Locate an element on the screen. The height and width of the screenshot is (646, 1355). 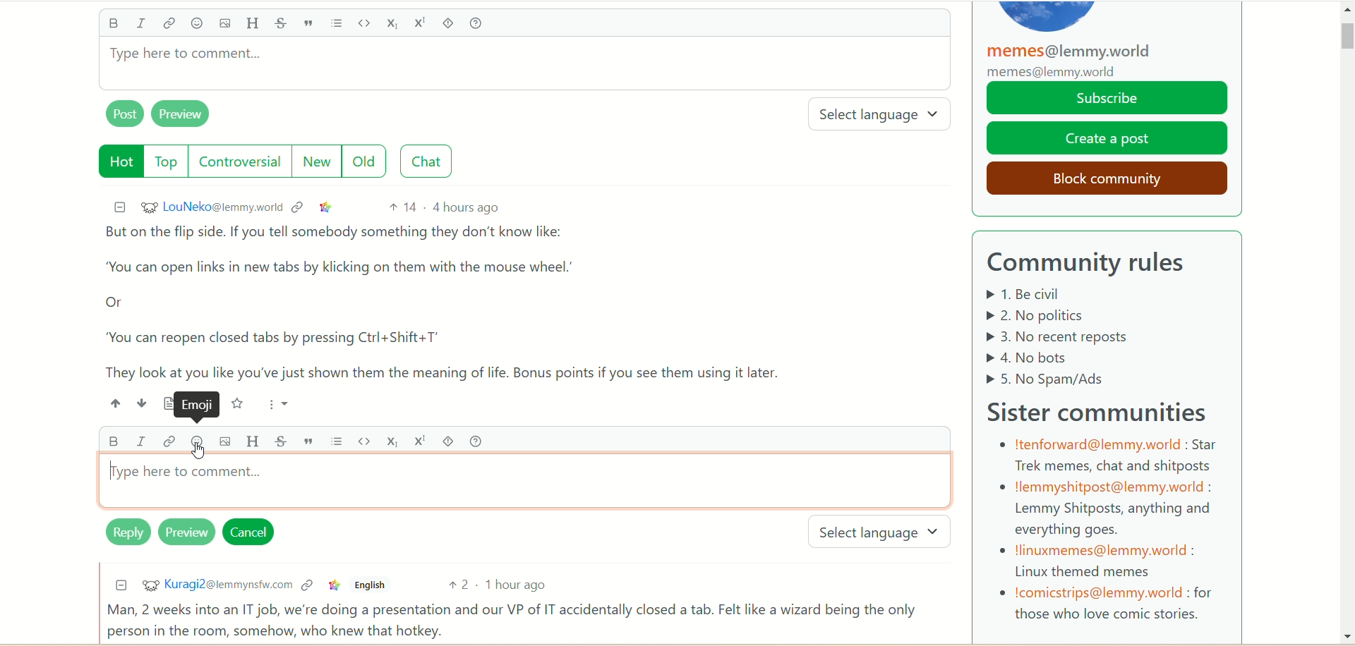
bold is located at coordinates (112, 25).